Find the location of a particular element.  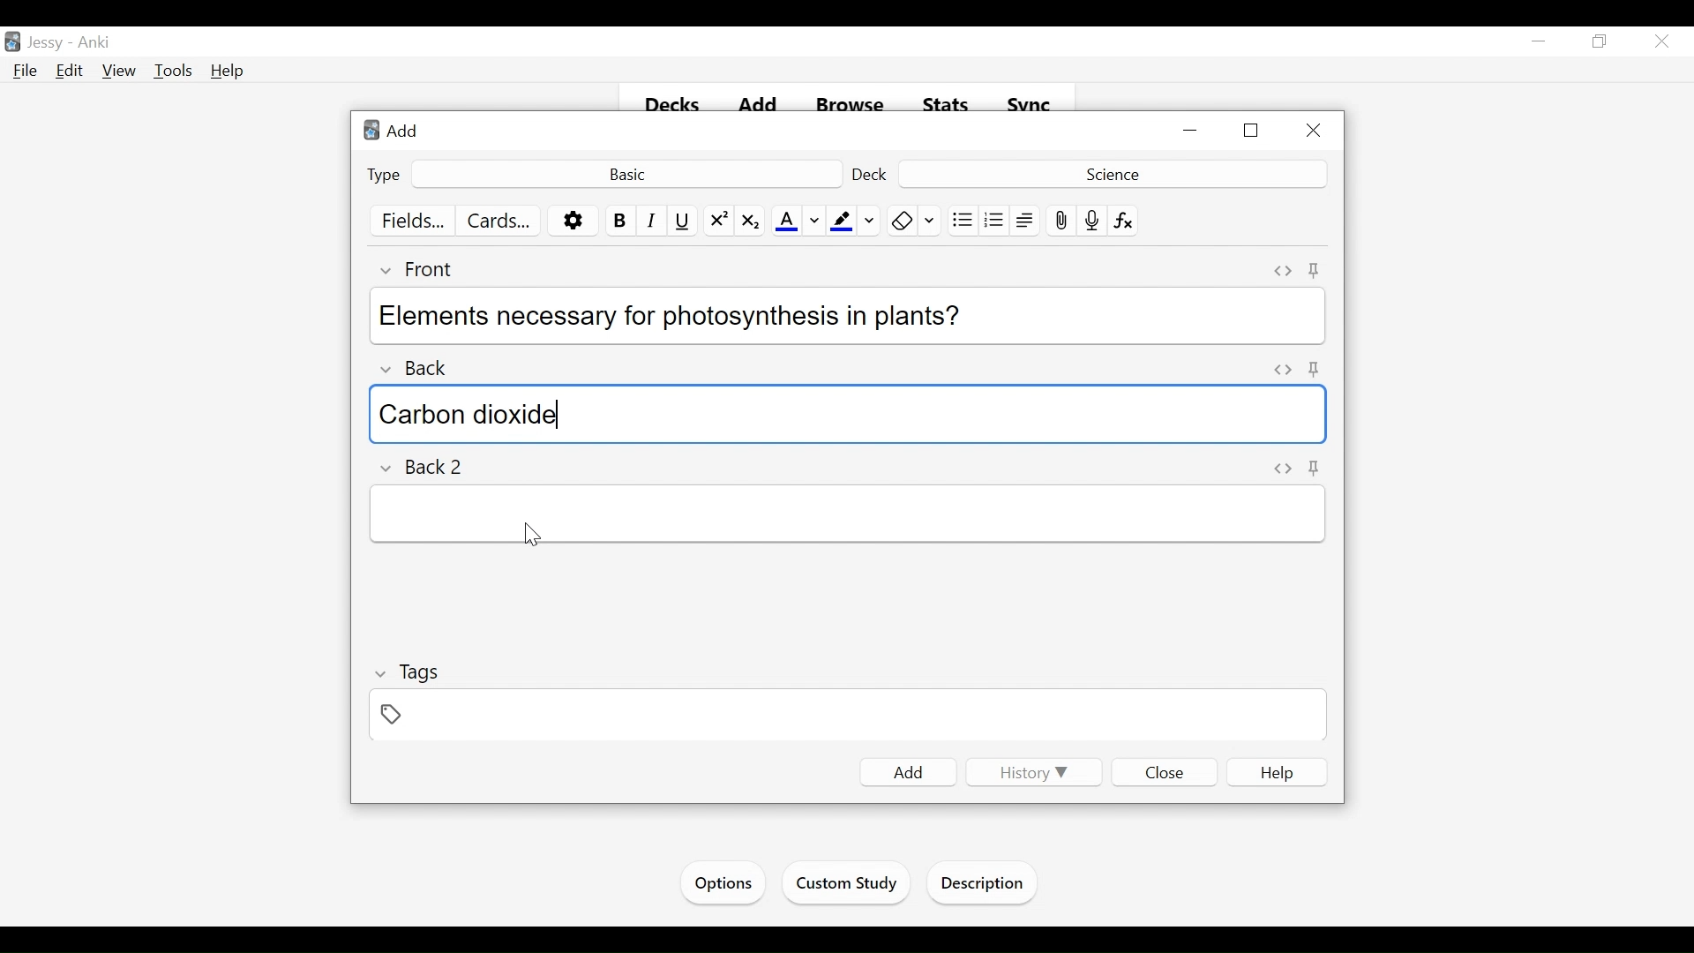

Subscript is located at coordinates (749, 221).